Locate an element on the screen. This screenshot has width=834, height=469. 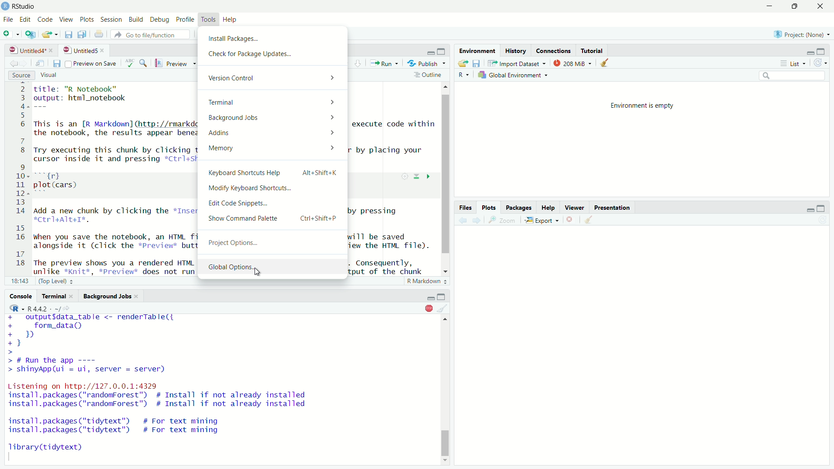
208  is located at coordinates (573, 63).